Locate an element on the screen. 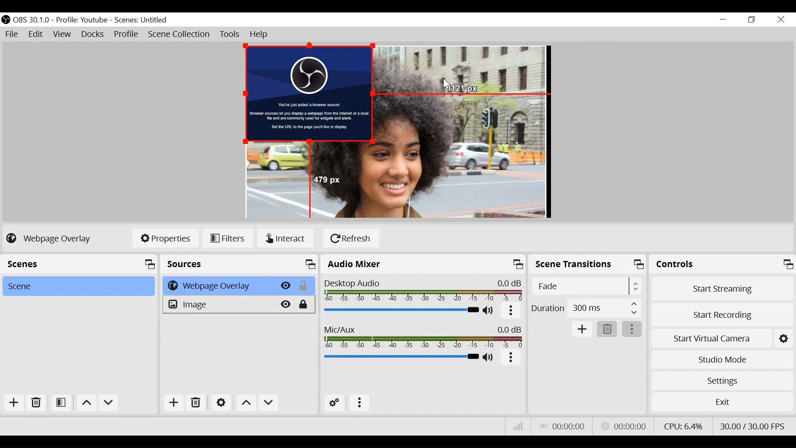 This screenshot has height=448, width=796. Audio Mixer is located at coordinates (422, 264).